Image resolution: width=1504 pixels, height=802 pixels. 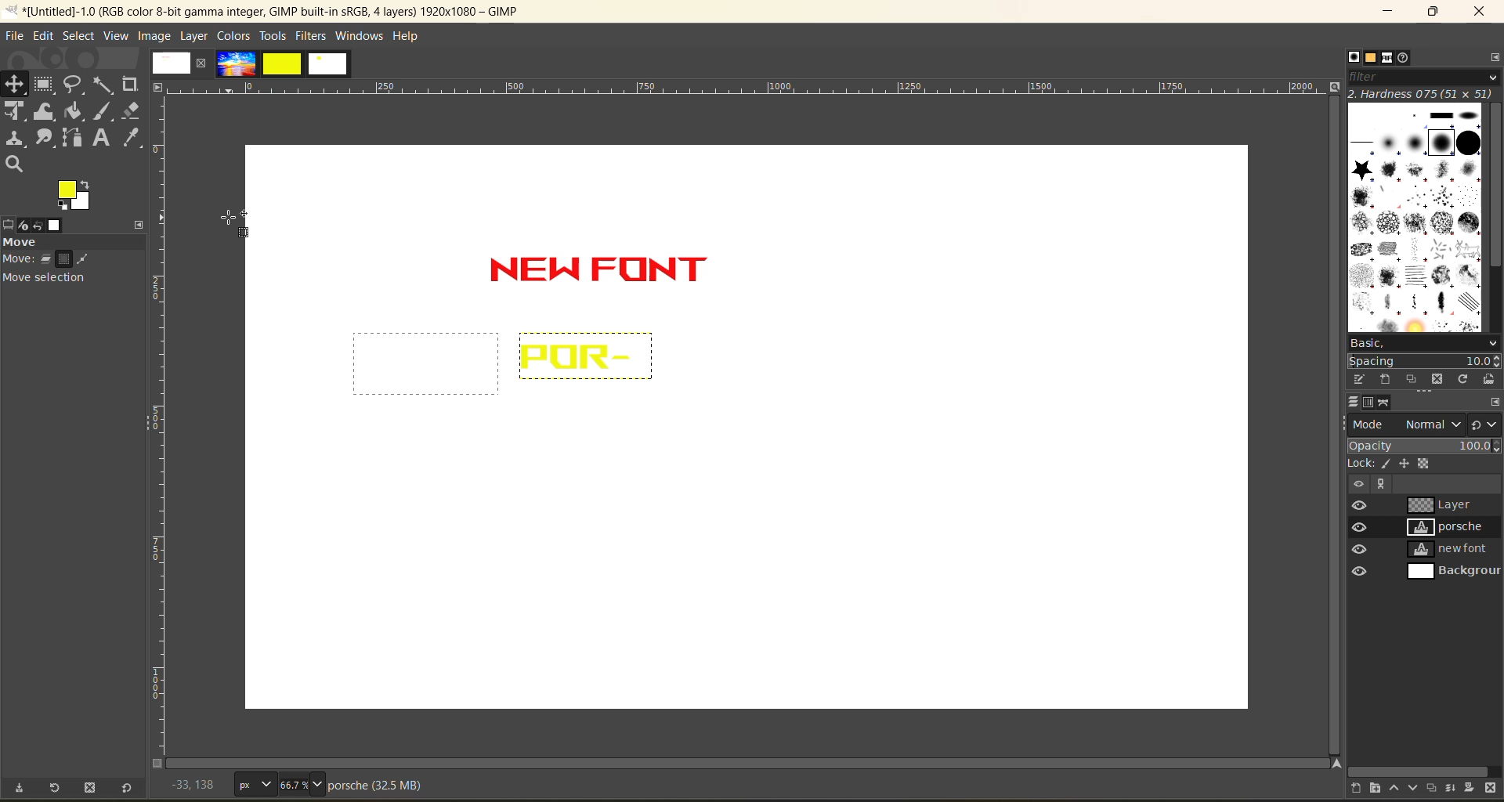 What do you see at coordinates (74, 85) in the screenshot?
I see `free select tool` at bounding box center [74, 85].